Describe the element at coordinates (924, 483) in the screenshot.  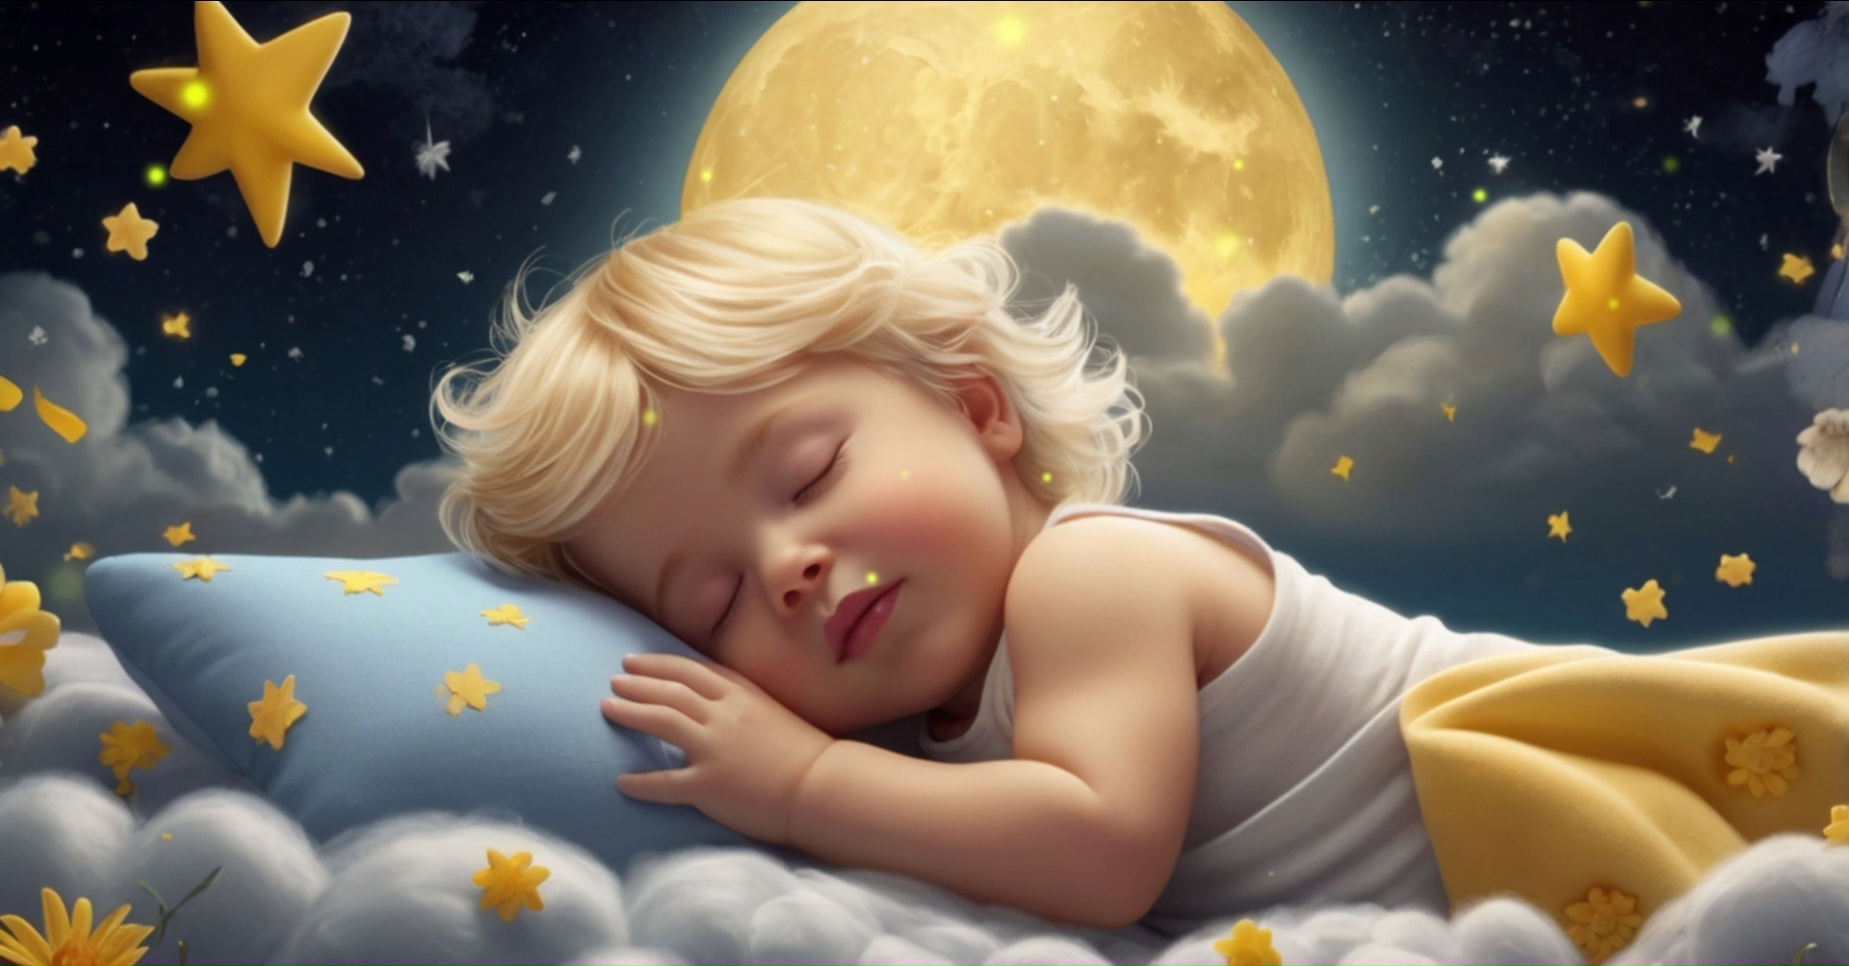
I see `Fullscreen mode` at that location.